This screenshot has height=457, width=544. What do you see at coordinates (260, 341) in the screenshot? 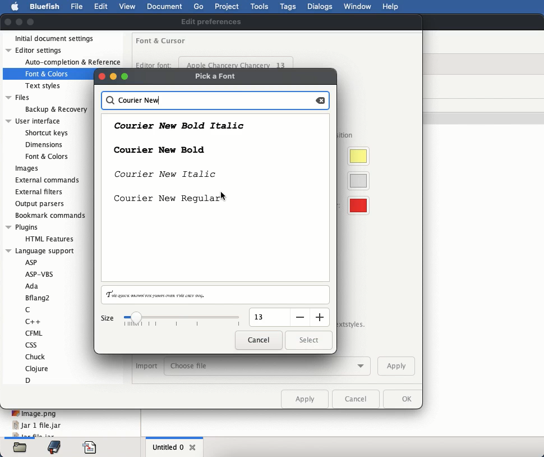
I see `cancel` at bounding box center [260, 341].